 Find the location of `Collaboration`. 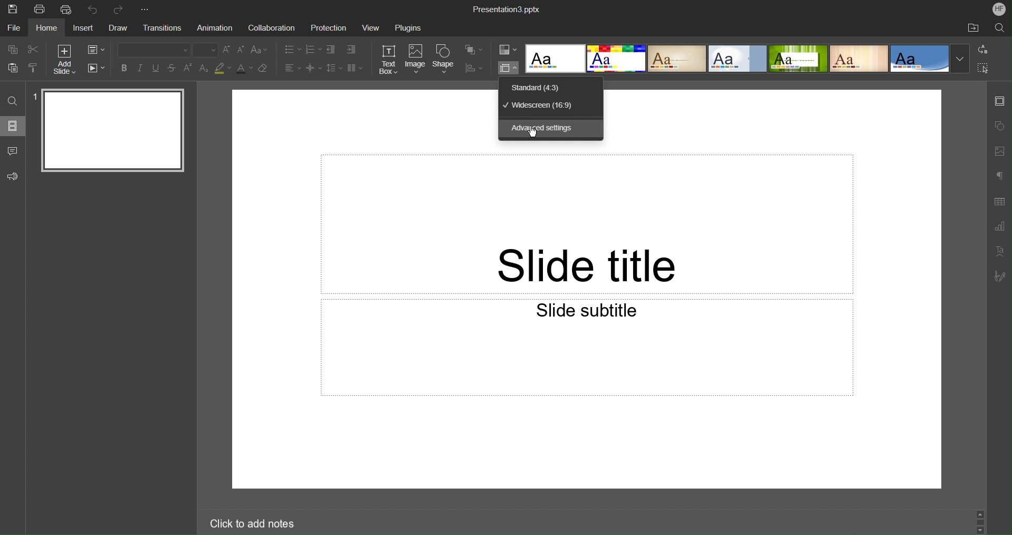

Collaboration is located at coordinates (272, 28).